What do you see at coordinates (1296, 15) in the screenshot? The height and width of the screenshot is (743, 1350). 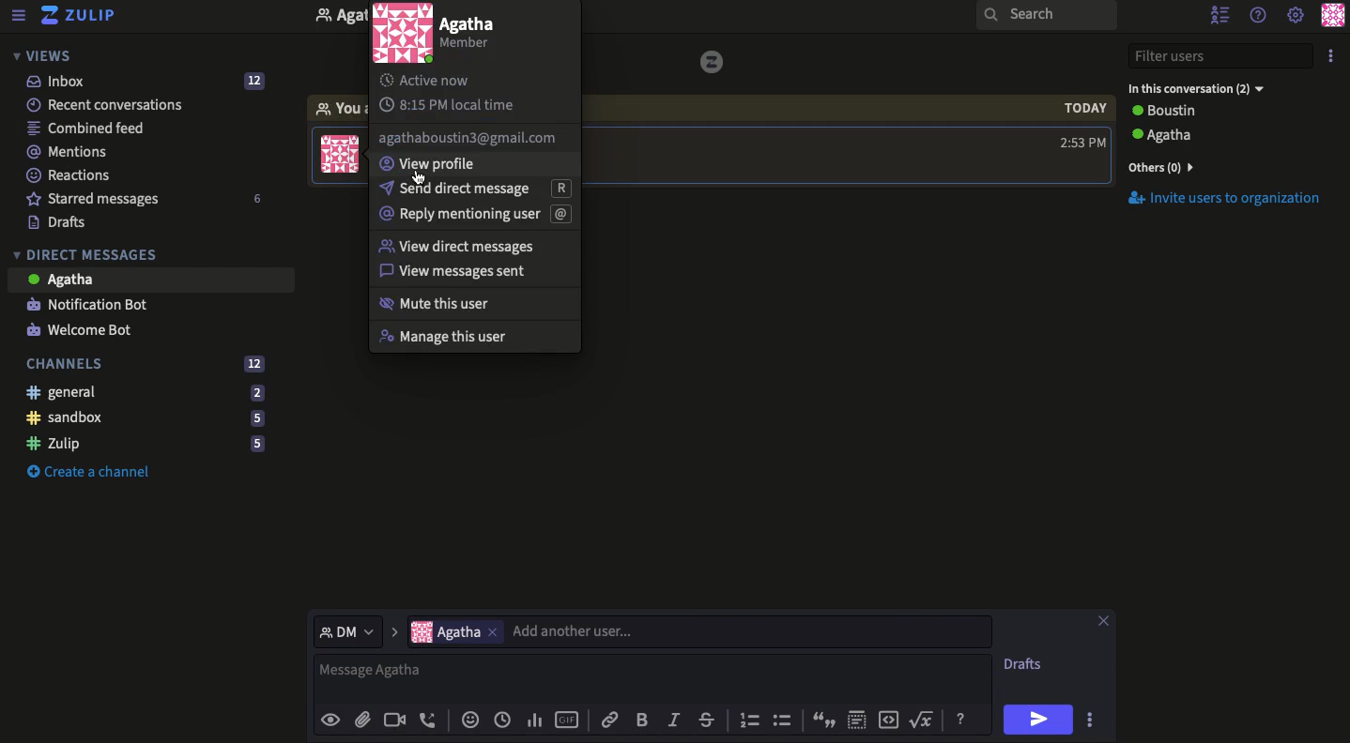 I see `Settings` at bounding box center [1296, 15].